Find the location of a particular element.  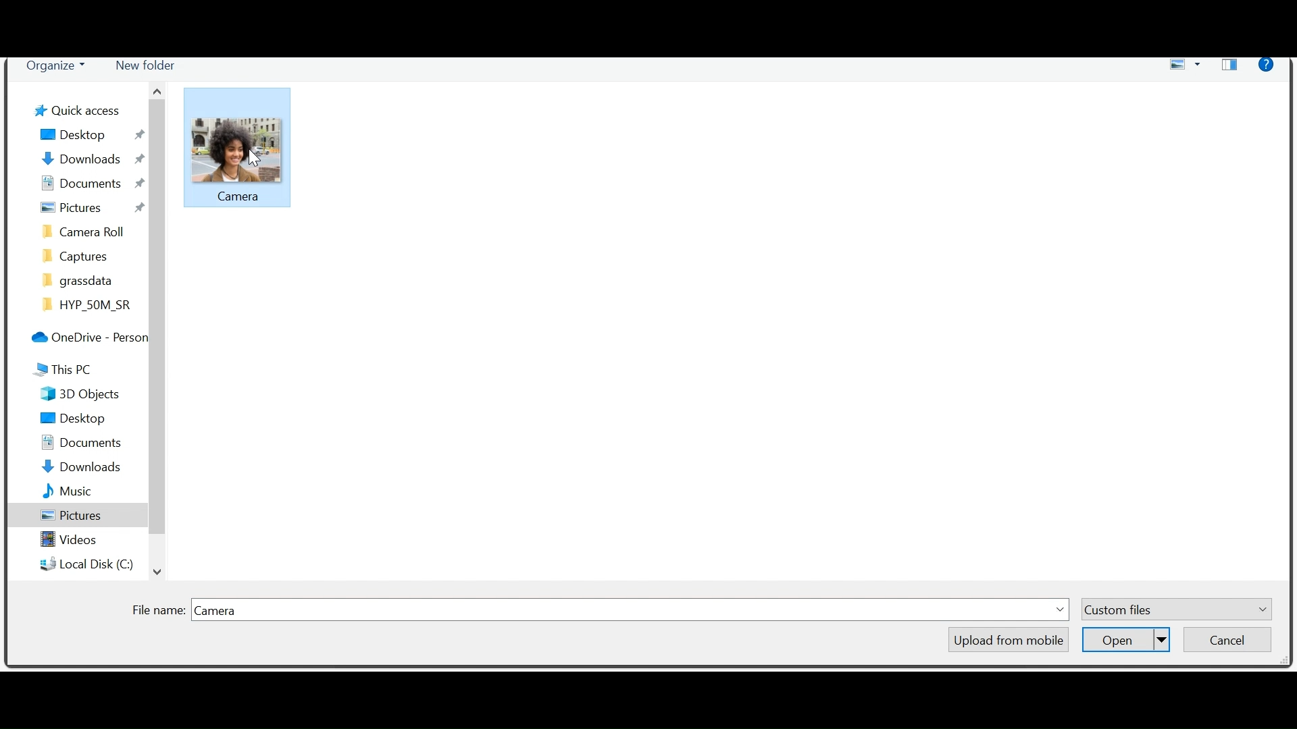

grassdata is located at coordinates (80, 282).